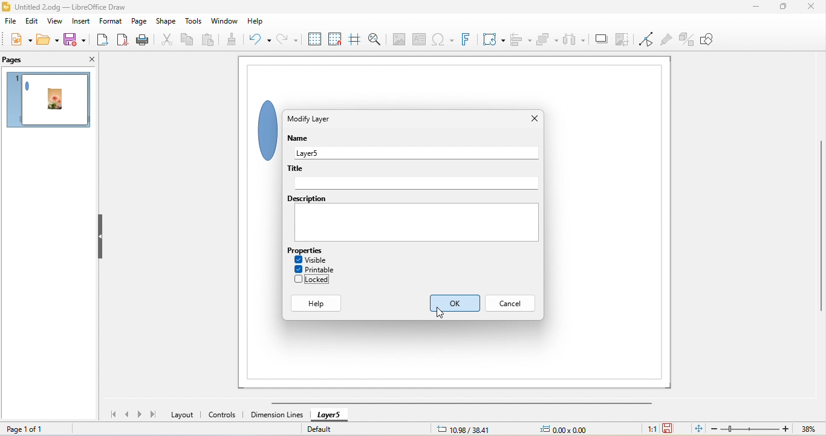 The height and width of the screenshot is (436, 826). Describe the element at coordinates (518, 38) in the screenshot. I see `align object` at that location.